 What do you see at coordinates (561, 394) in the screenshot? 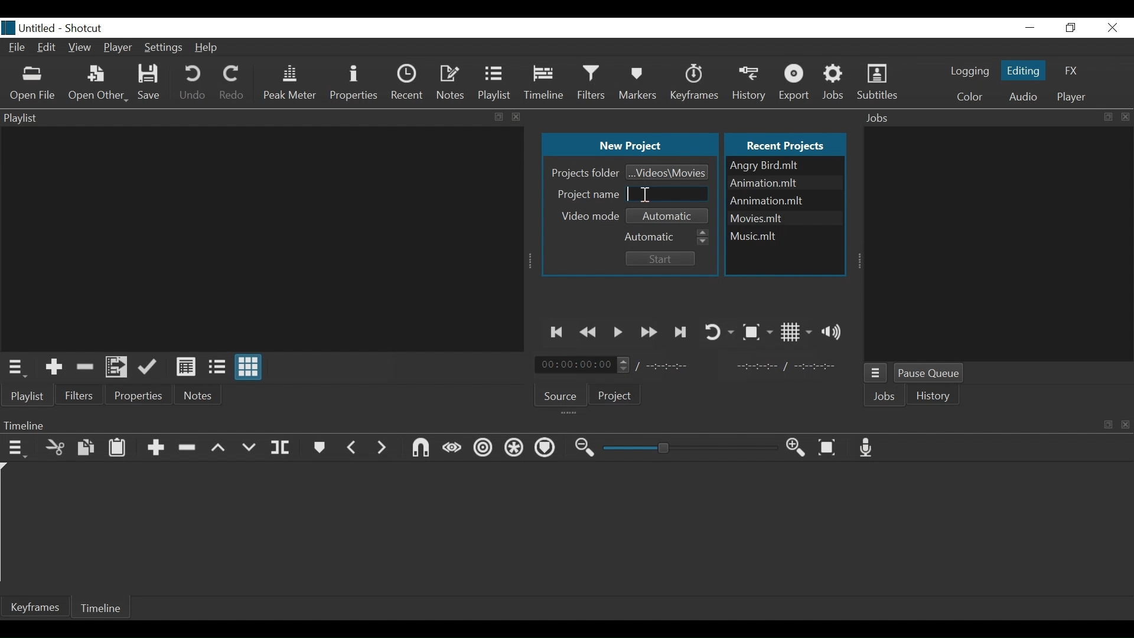
I see `Source` at bounding box center [561, 394].